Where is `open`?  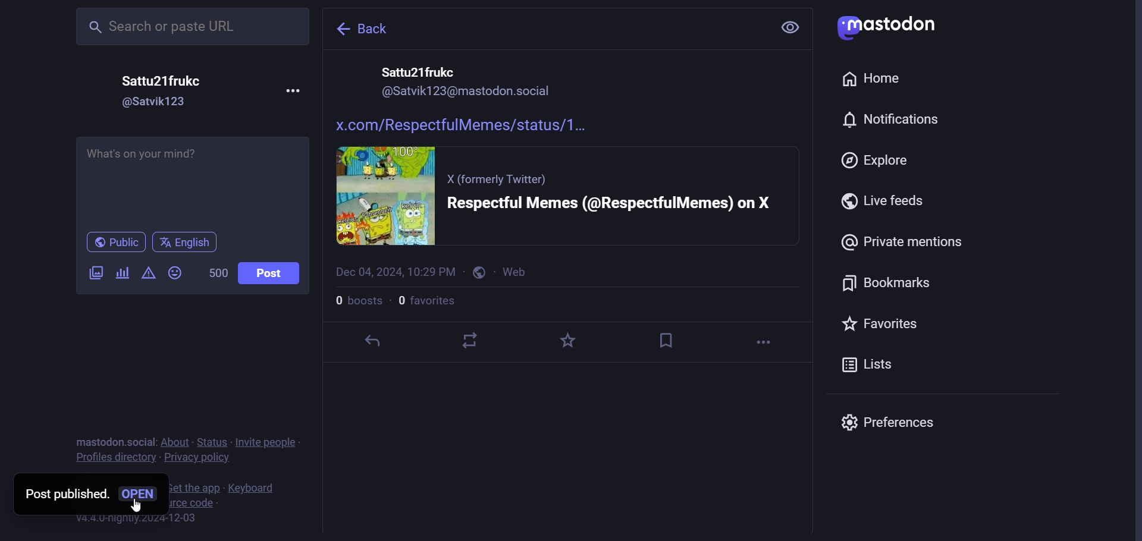 open is located at coordinates (139, 492).